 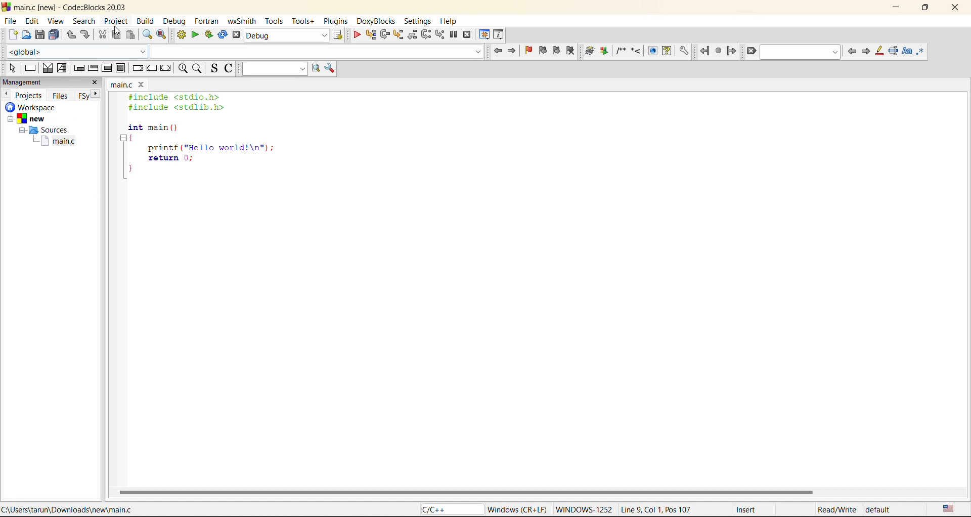 I want to click on Code Completion Search, so click(x=317, y=51).